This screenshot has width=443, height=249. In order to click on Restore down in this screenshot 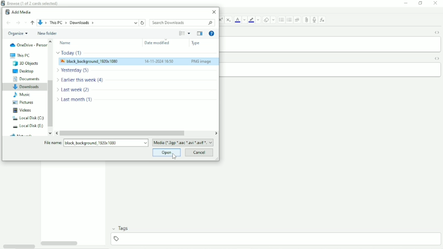, I will do `click(420, 3)`.